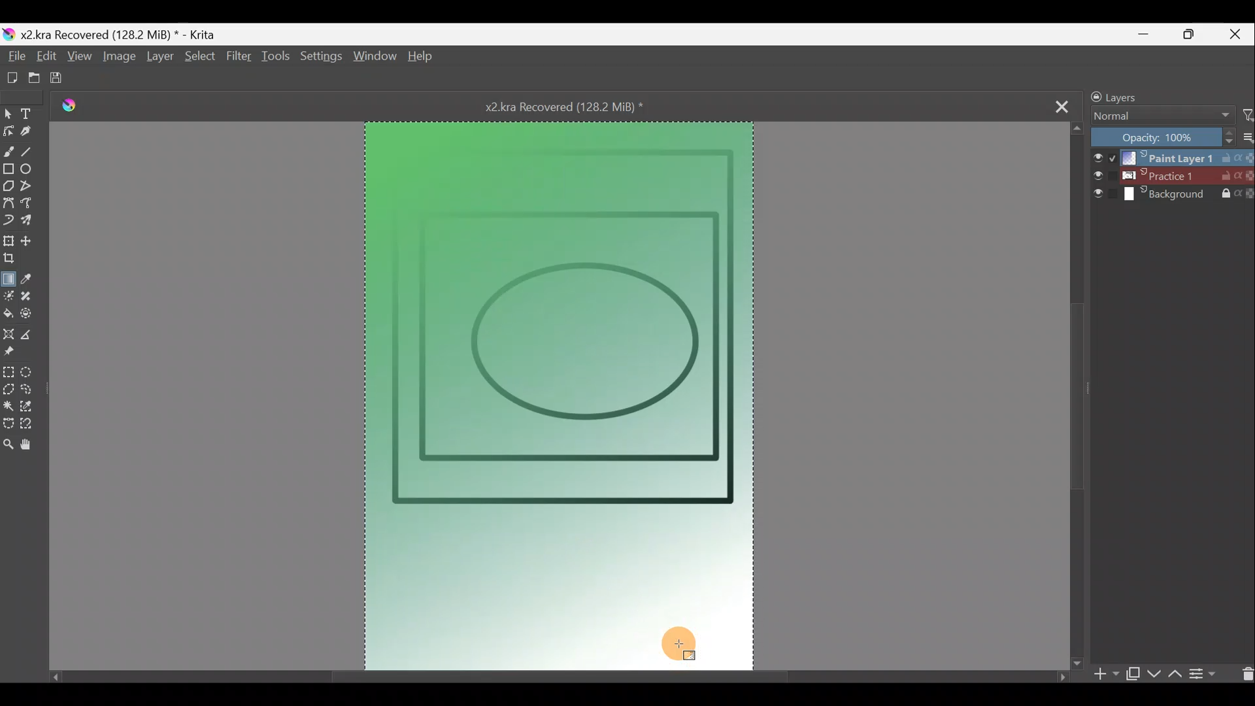  I want to click on Move layer/mask down, so click(1152, 674).